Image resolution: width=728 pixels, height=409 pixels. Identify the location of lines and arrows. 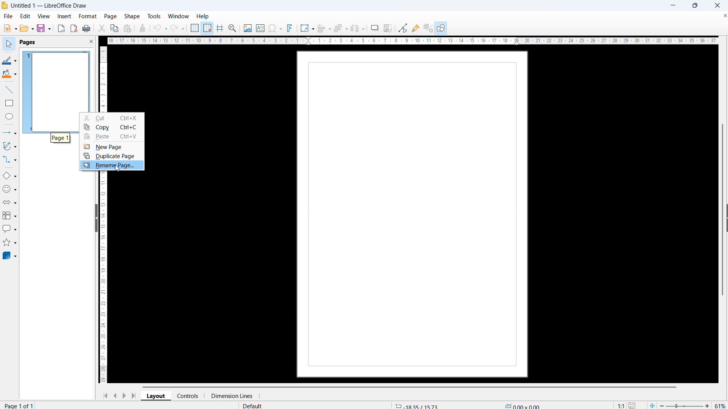
(9, 133).